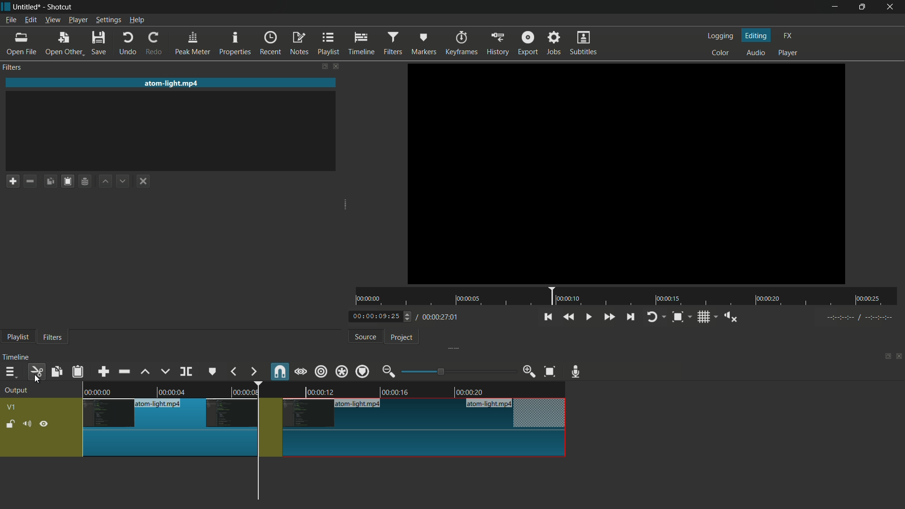  What do you see at coordinates (10, 425) in the screenshot?
I see `lock` at bounding box center [10, 425].